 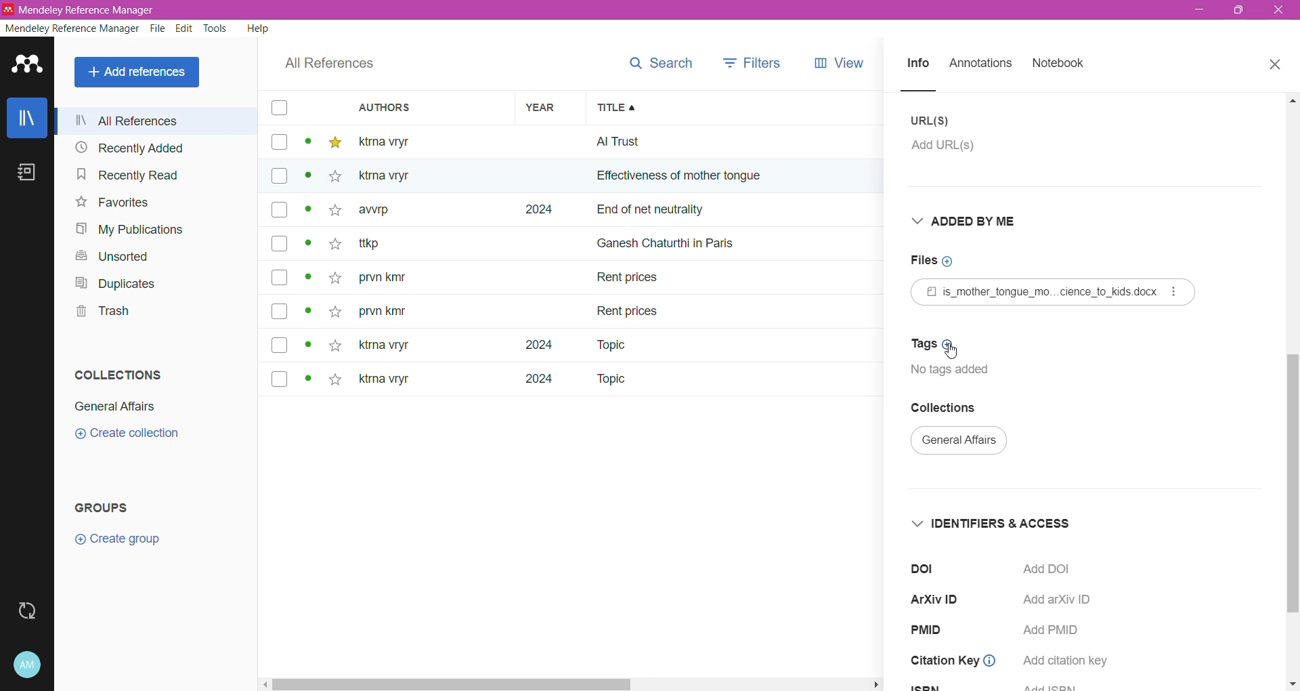 What do you see at coordinates (152, 147) in the screenshot?
I see `Recently Added` at bounding box center [152, 147].